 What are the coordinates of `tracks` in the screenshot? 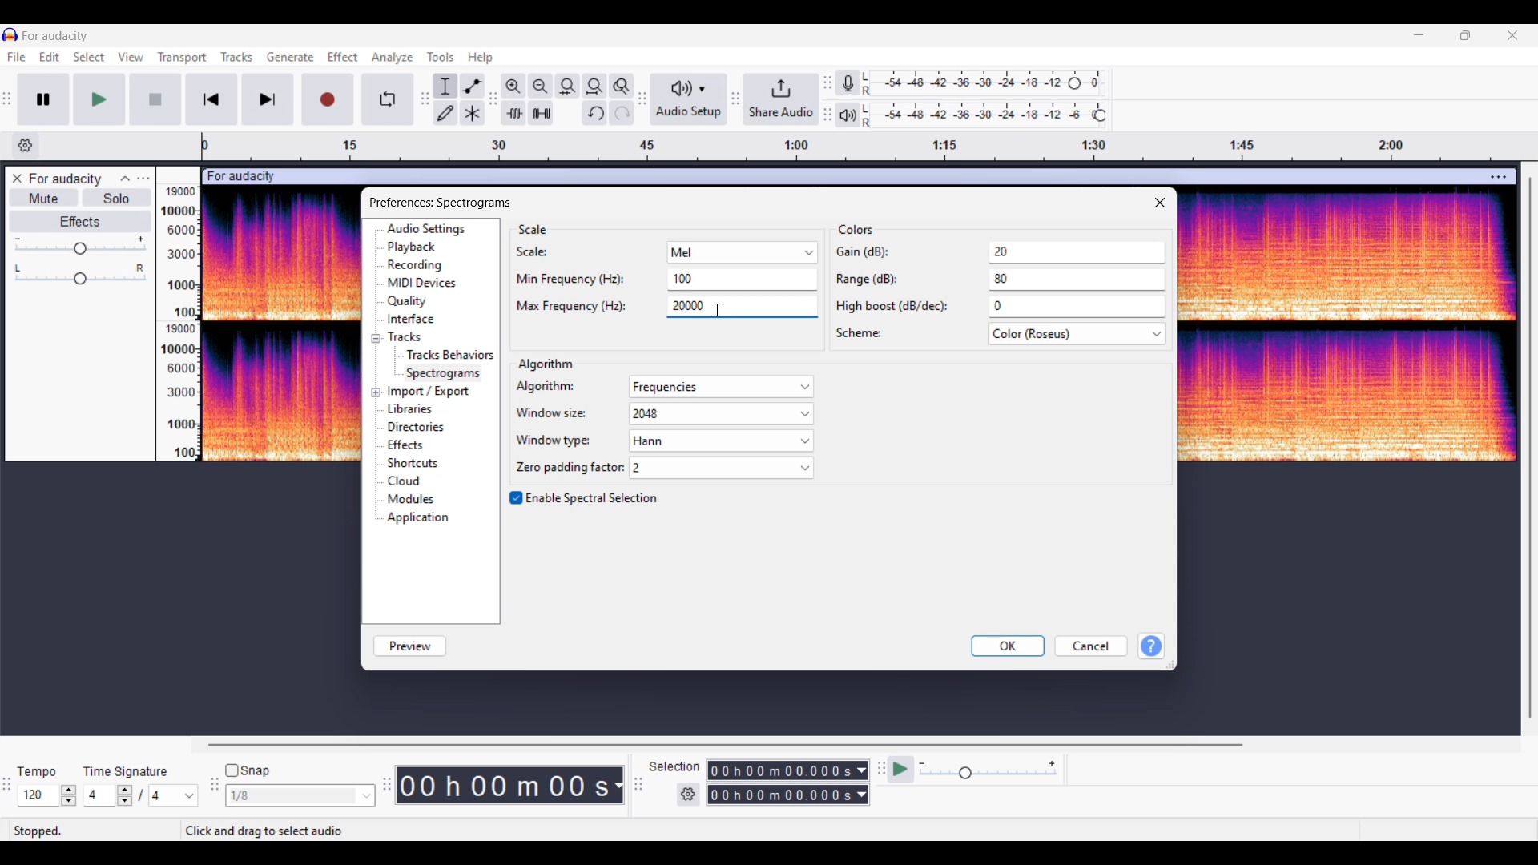 It's located at (409, 337).